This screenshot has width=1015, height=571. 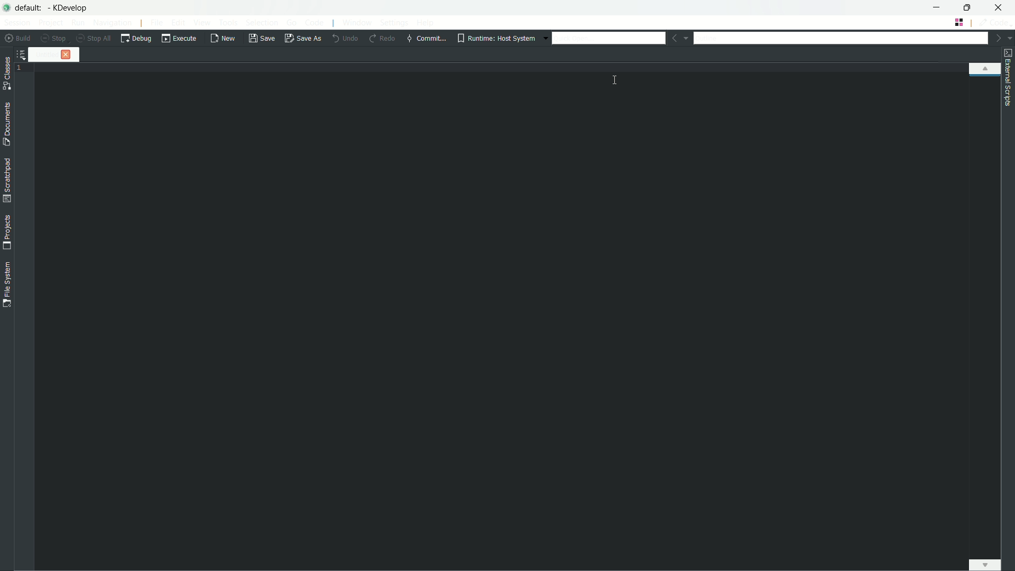 I want to click on execute, so click(x=180, y=39).